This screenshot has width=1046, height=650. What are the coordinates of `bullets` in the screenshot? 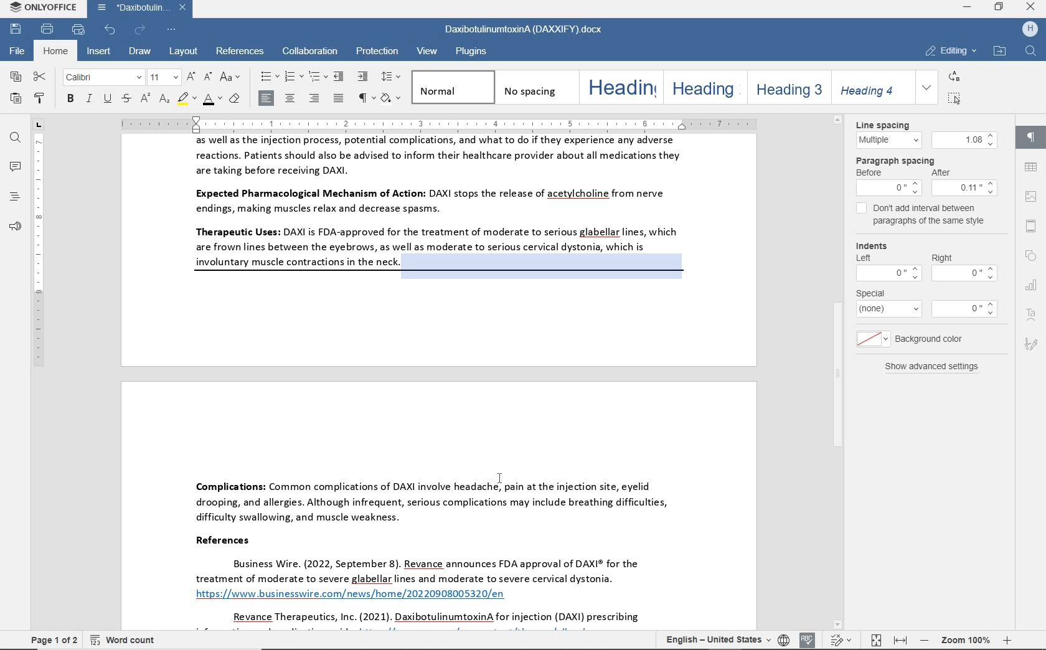 It's located at (268, 77).